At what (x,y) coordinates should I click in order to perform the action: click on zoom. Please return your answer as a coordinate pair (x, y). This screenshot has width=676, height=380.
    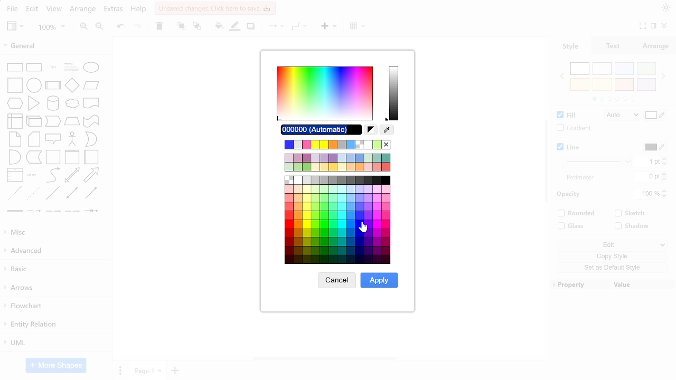
    Looking at the image, I should click on (51, 28).